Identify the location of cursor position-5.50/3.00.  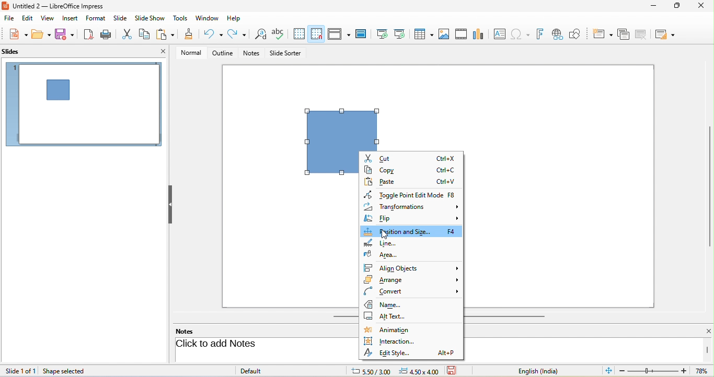
(365, 370).